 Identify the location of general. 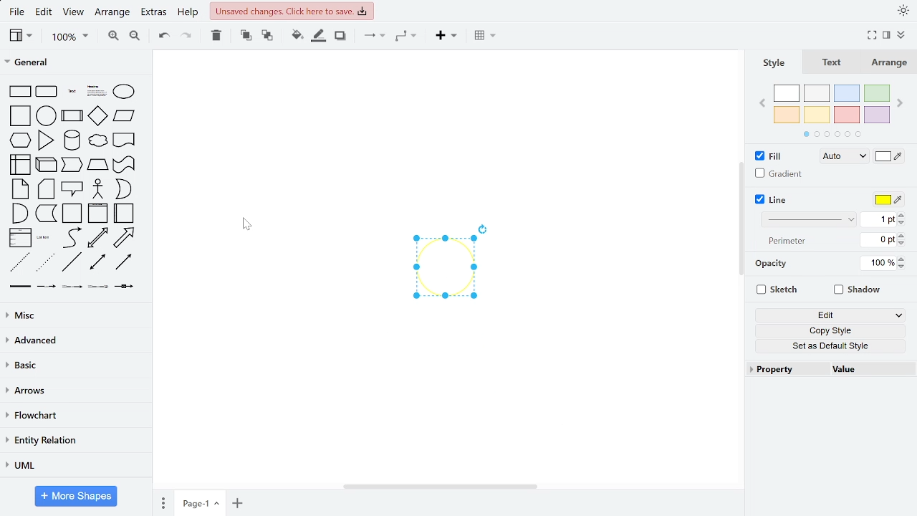
(75, 64).